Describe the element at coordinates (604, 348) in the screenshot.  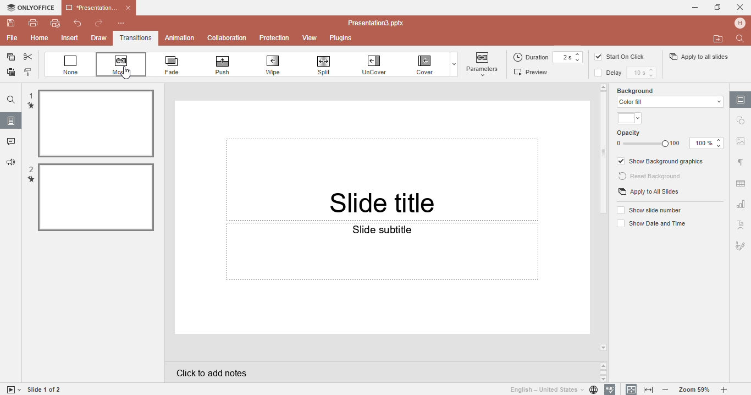
I see `arrow down` at that location.